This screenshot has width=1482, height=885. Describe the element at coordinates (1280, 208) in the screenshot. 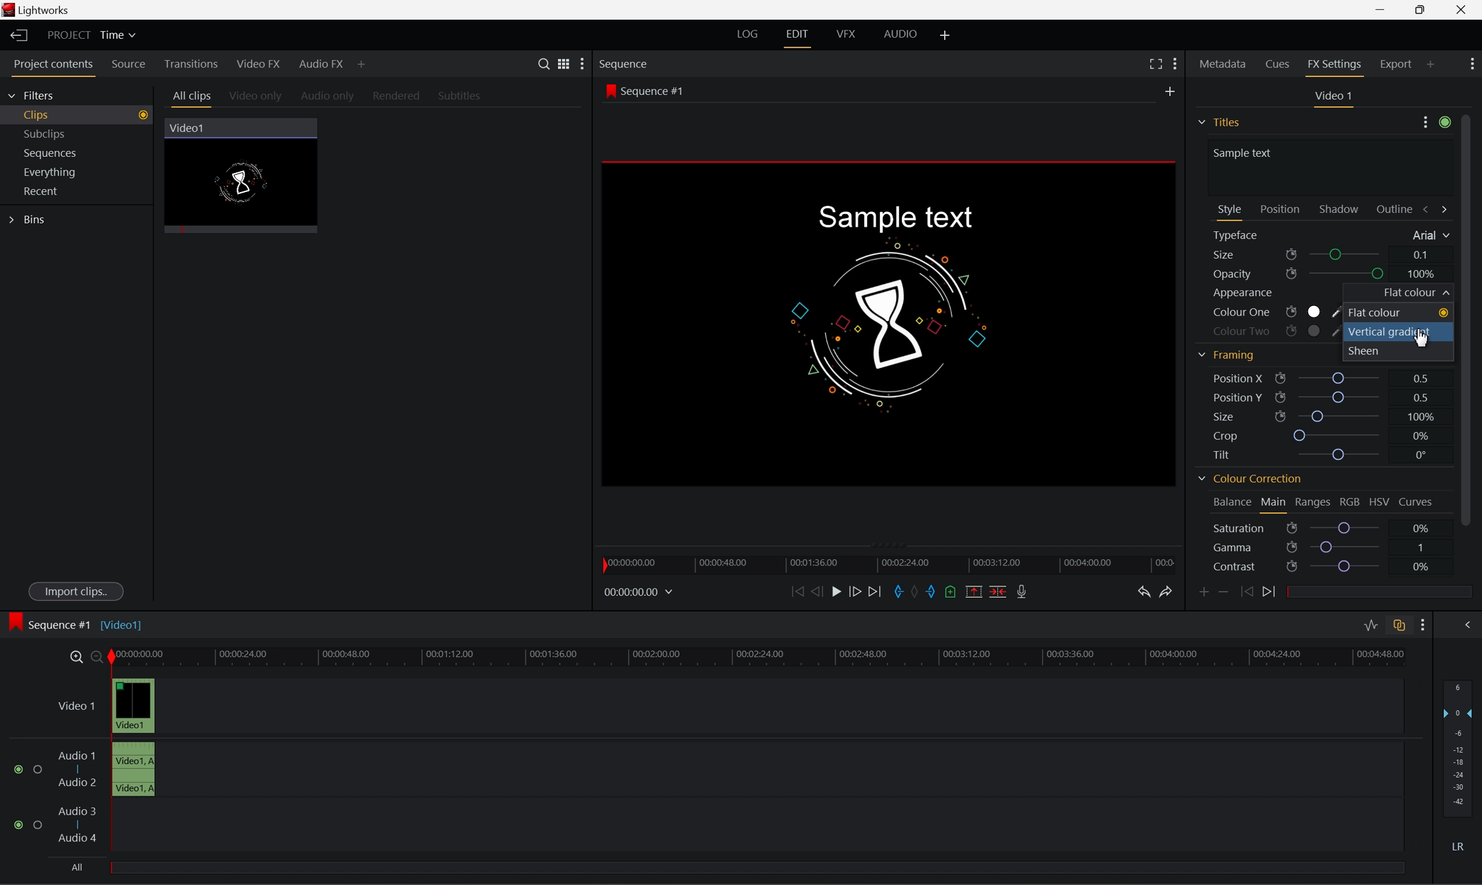

I see `position` at that location.